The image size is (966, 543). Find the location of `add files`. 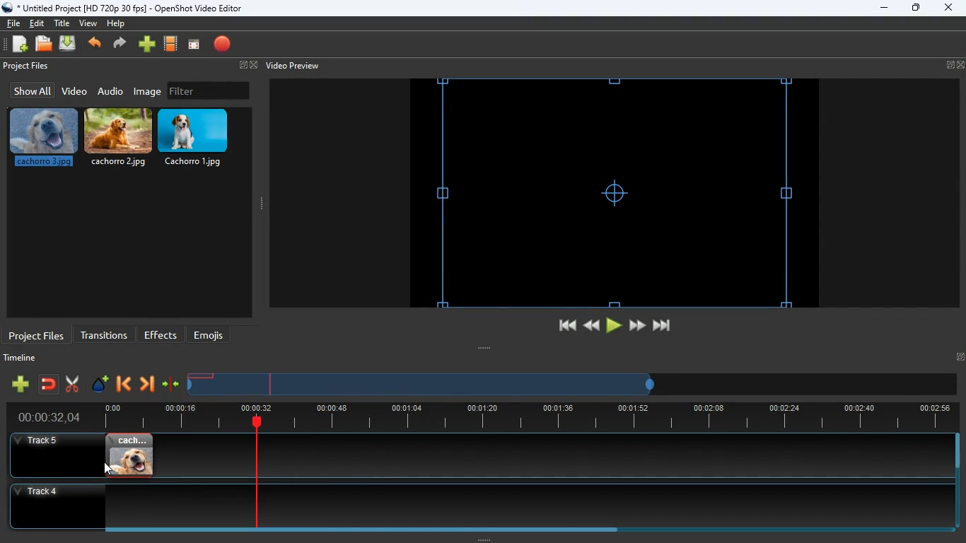

add files is located at coordinates (21, 46).